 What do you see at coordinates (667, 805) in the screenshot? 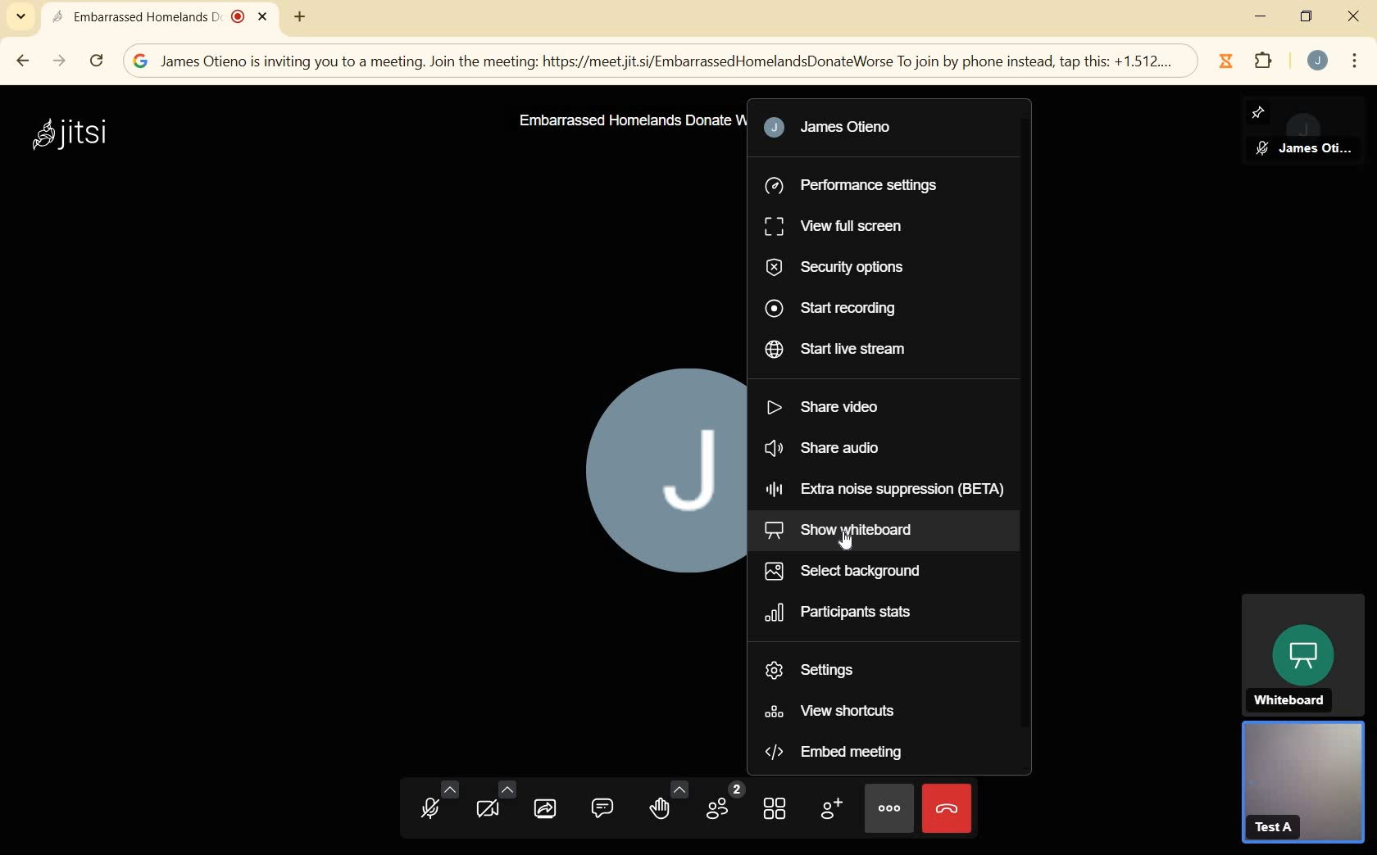
I see `raise your hand` at bounding box center [667, 805].